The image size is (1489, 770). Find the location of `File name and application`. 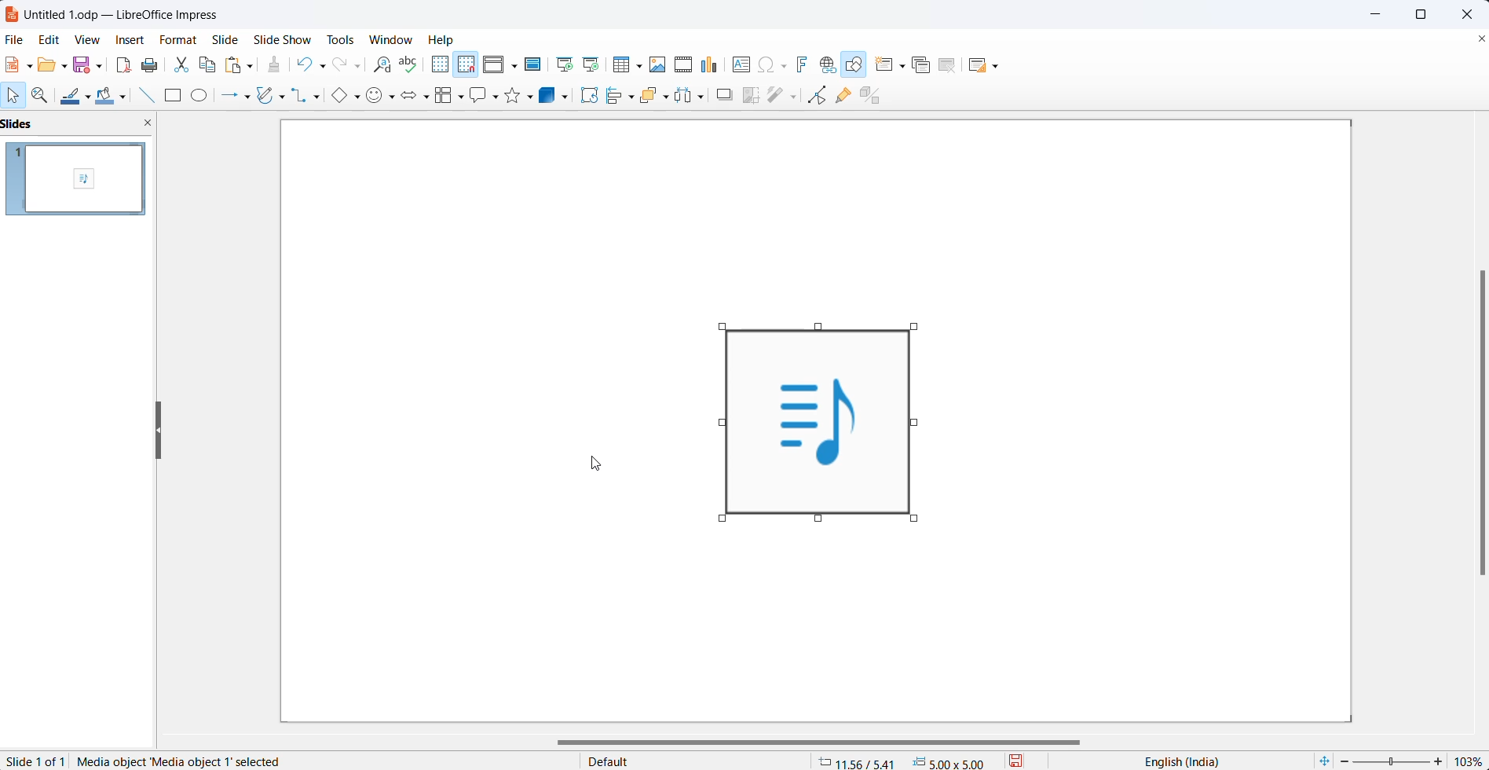

File name and application is located at coordinates (137, 13).